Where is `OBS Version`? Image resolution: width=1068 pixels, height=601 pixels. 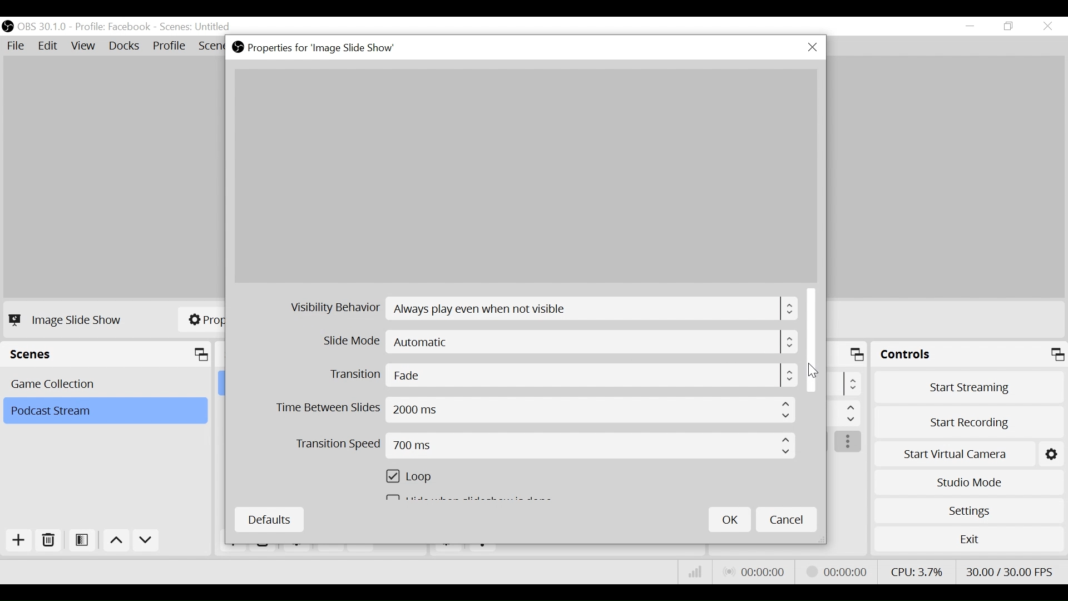
OBS Version is located at coordinates (44, 27).